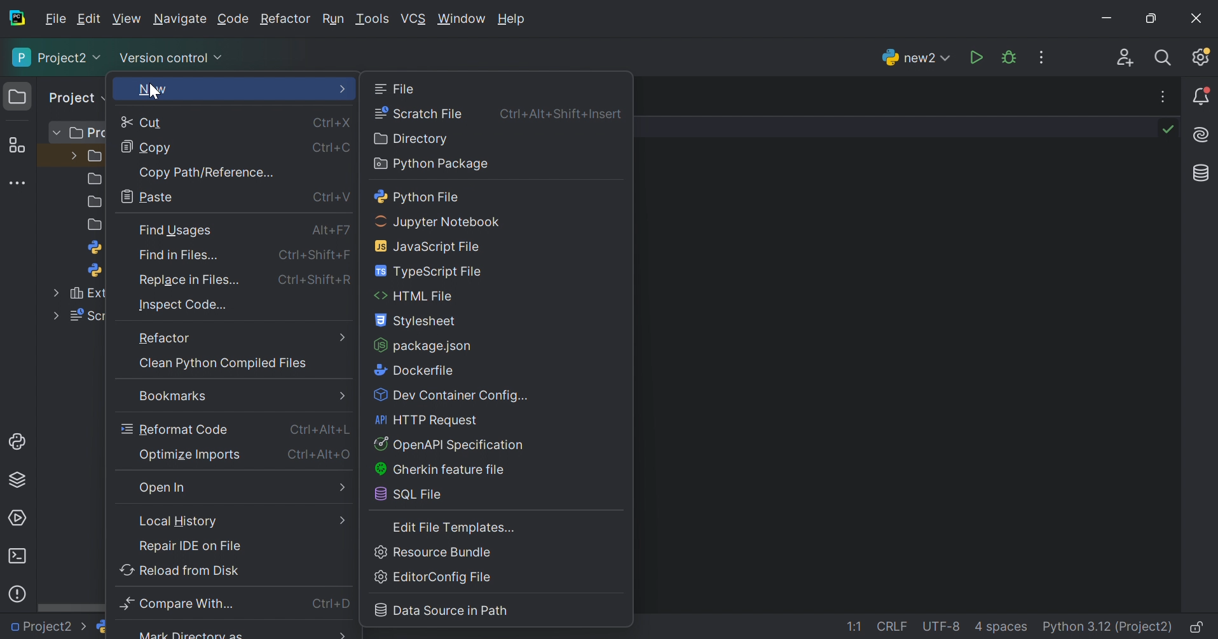 The image size is (1218, 639). I want to click on Dev container config, so click(453, 396).